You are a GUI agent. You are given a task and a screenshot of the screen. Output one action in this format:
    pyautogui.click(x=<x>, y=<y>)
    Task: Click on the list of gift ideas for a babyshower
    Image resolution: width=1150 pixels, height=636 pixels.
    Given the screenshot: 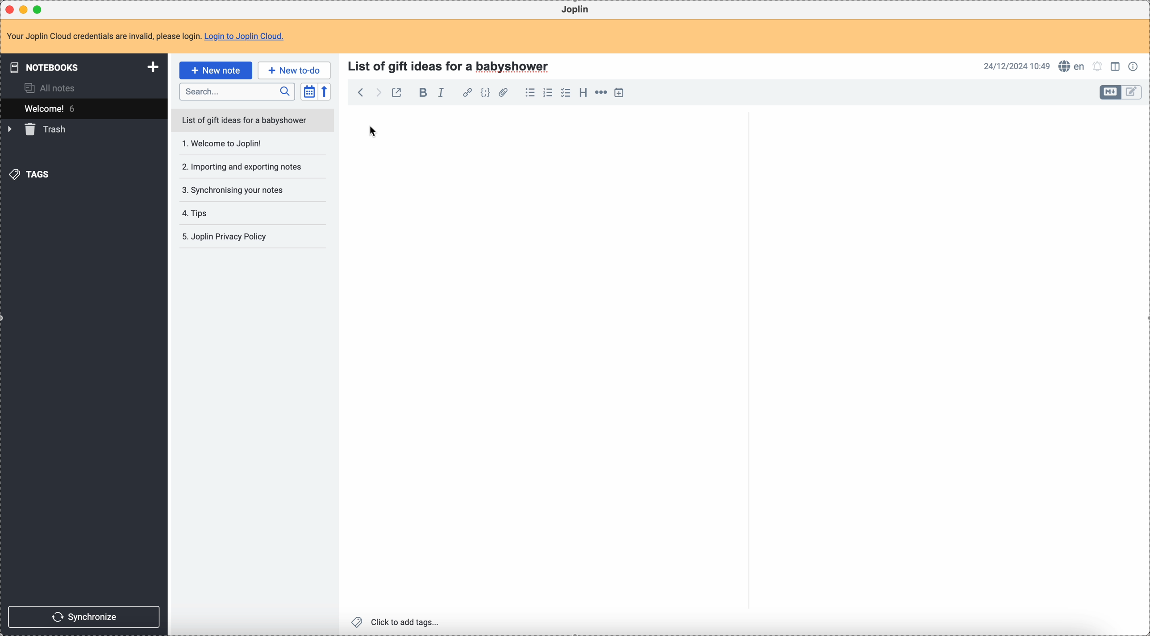 What is the action you would take?
    pyautogui.click(x=254, y=122)
    